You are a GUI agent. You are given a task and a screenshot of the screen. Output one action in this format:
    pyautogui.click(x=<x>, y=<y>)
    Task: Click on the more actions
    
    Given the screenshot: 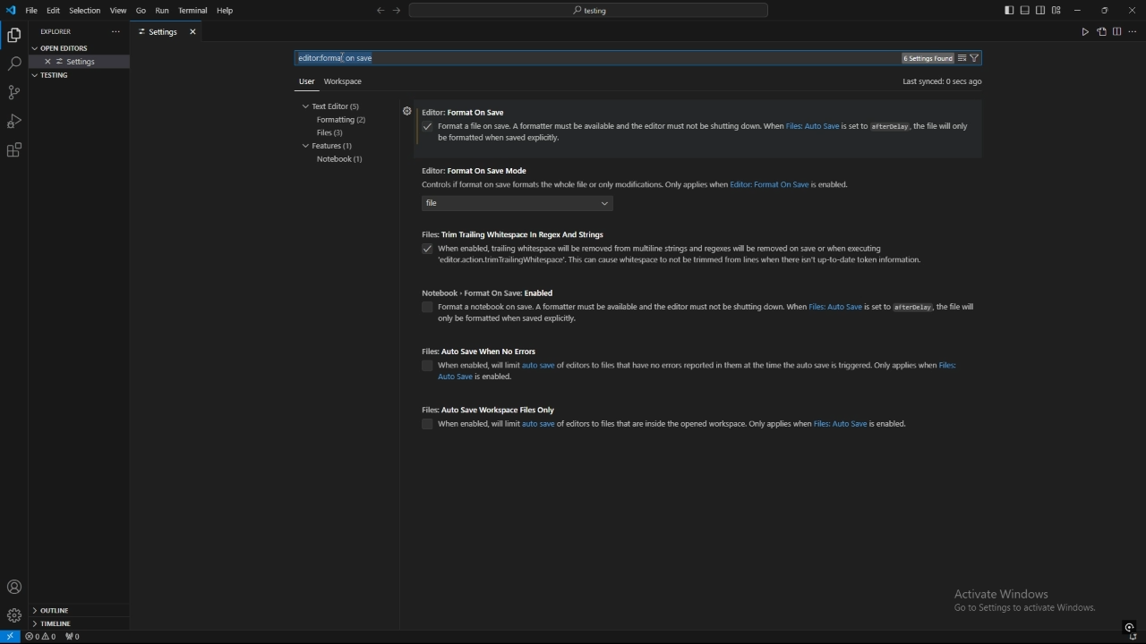 What is the action you would take?
    pyautogui.click(x=1133, y=31)
    